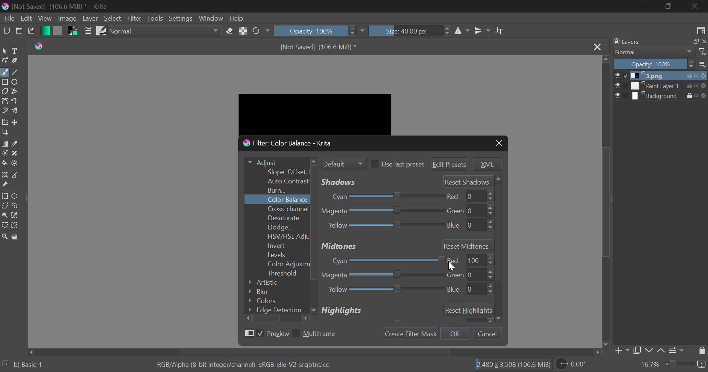 This screenshot has width=708, height=372. Describe the element at coordinates (16, 83) in the screenshot. I see `Ellipses` at that location.